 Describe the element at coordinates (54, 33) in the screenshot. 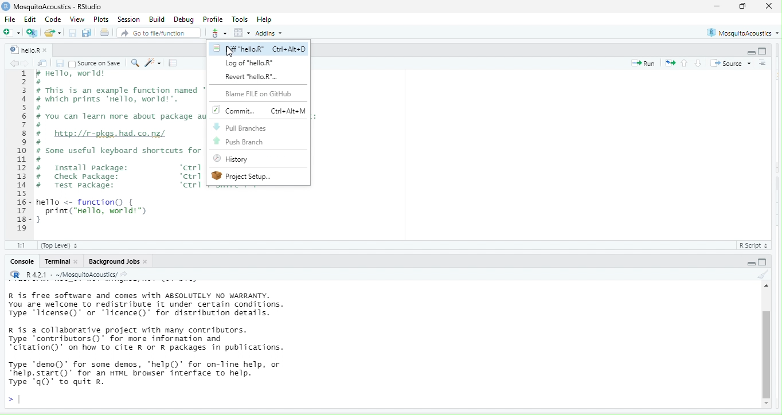

I see `open an existing file` at that location.